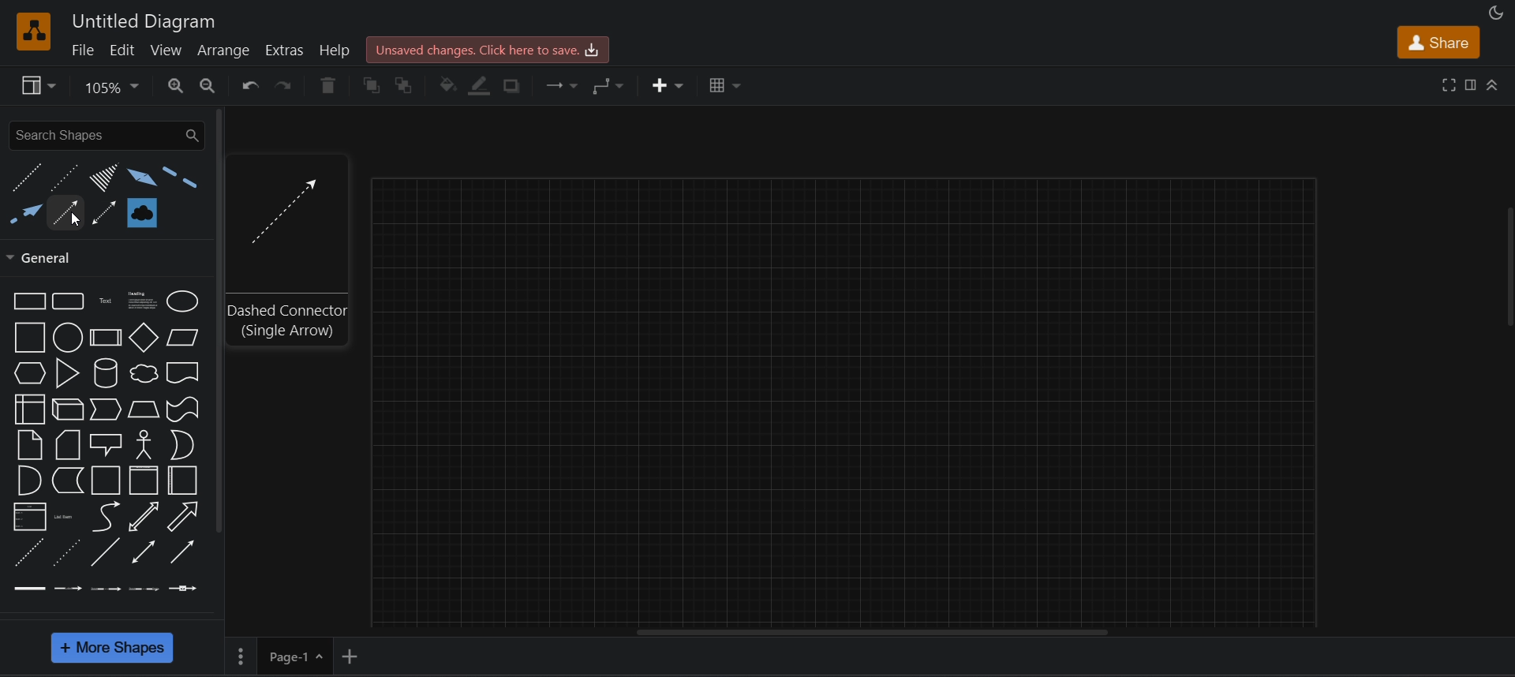  Describe the element at coordinates (177, 86) in the screenshot. I see `zoom in` at that location.